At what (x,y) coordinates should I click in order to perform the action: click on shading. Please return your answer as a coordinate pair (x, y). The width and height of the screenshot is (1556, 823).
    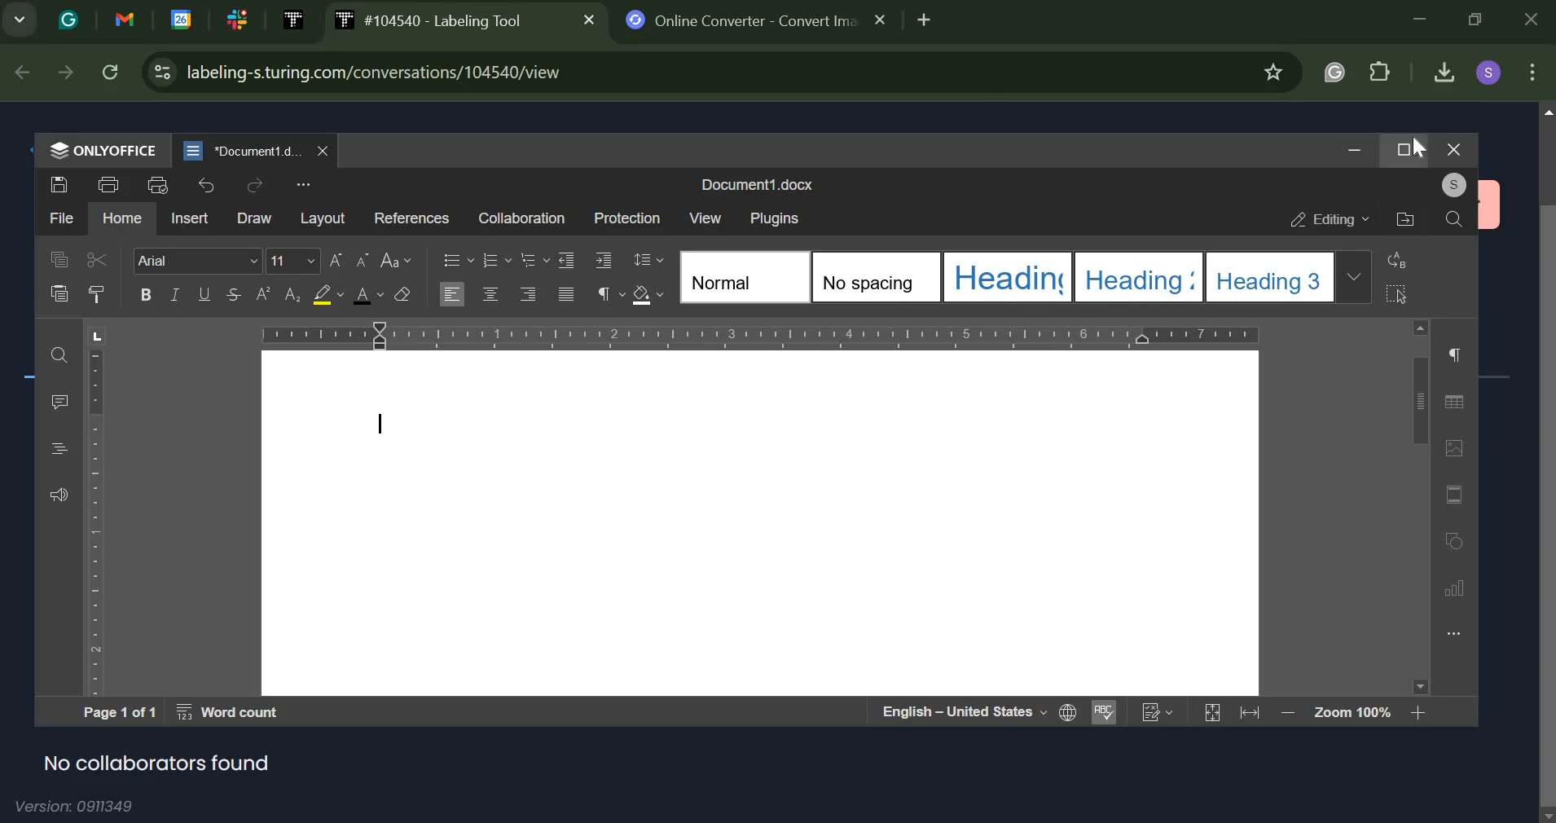
    Looking at the image, I should click on (648, 295).